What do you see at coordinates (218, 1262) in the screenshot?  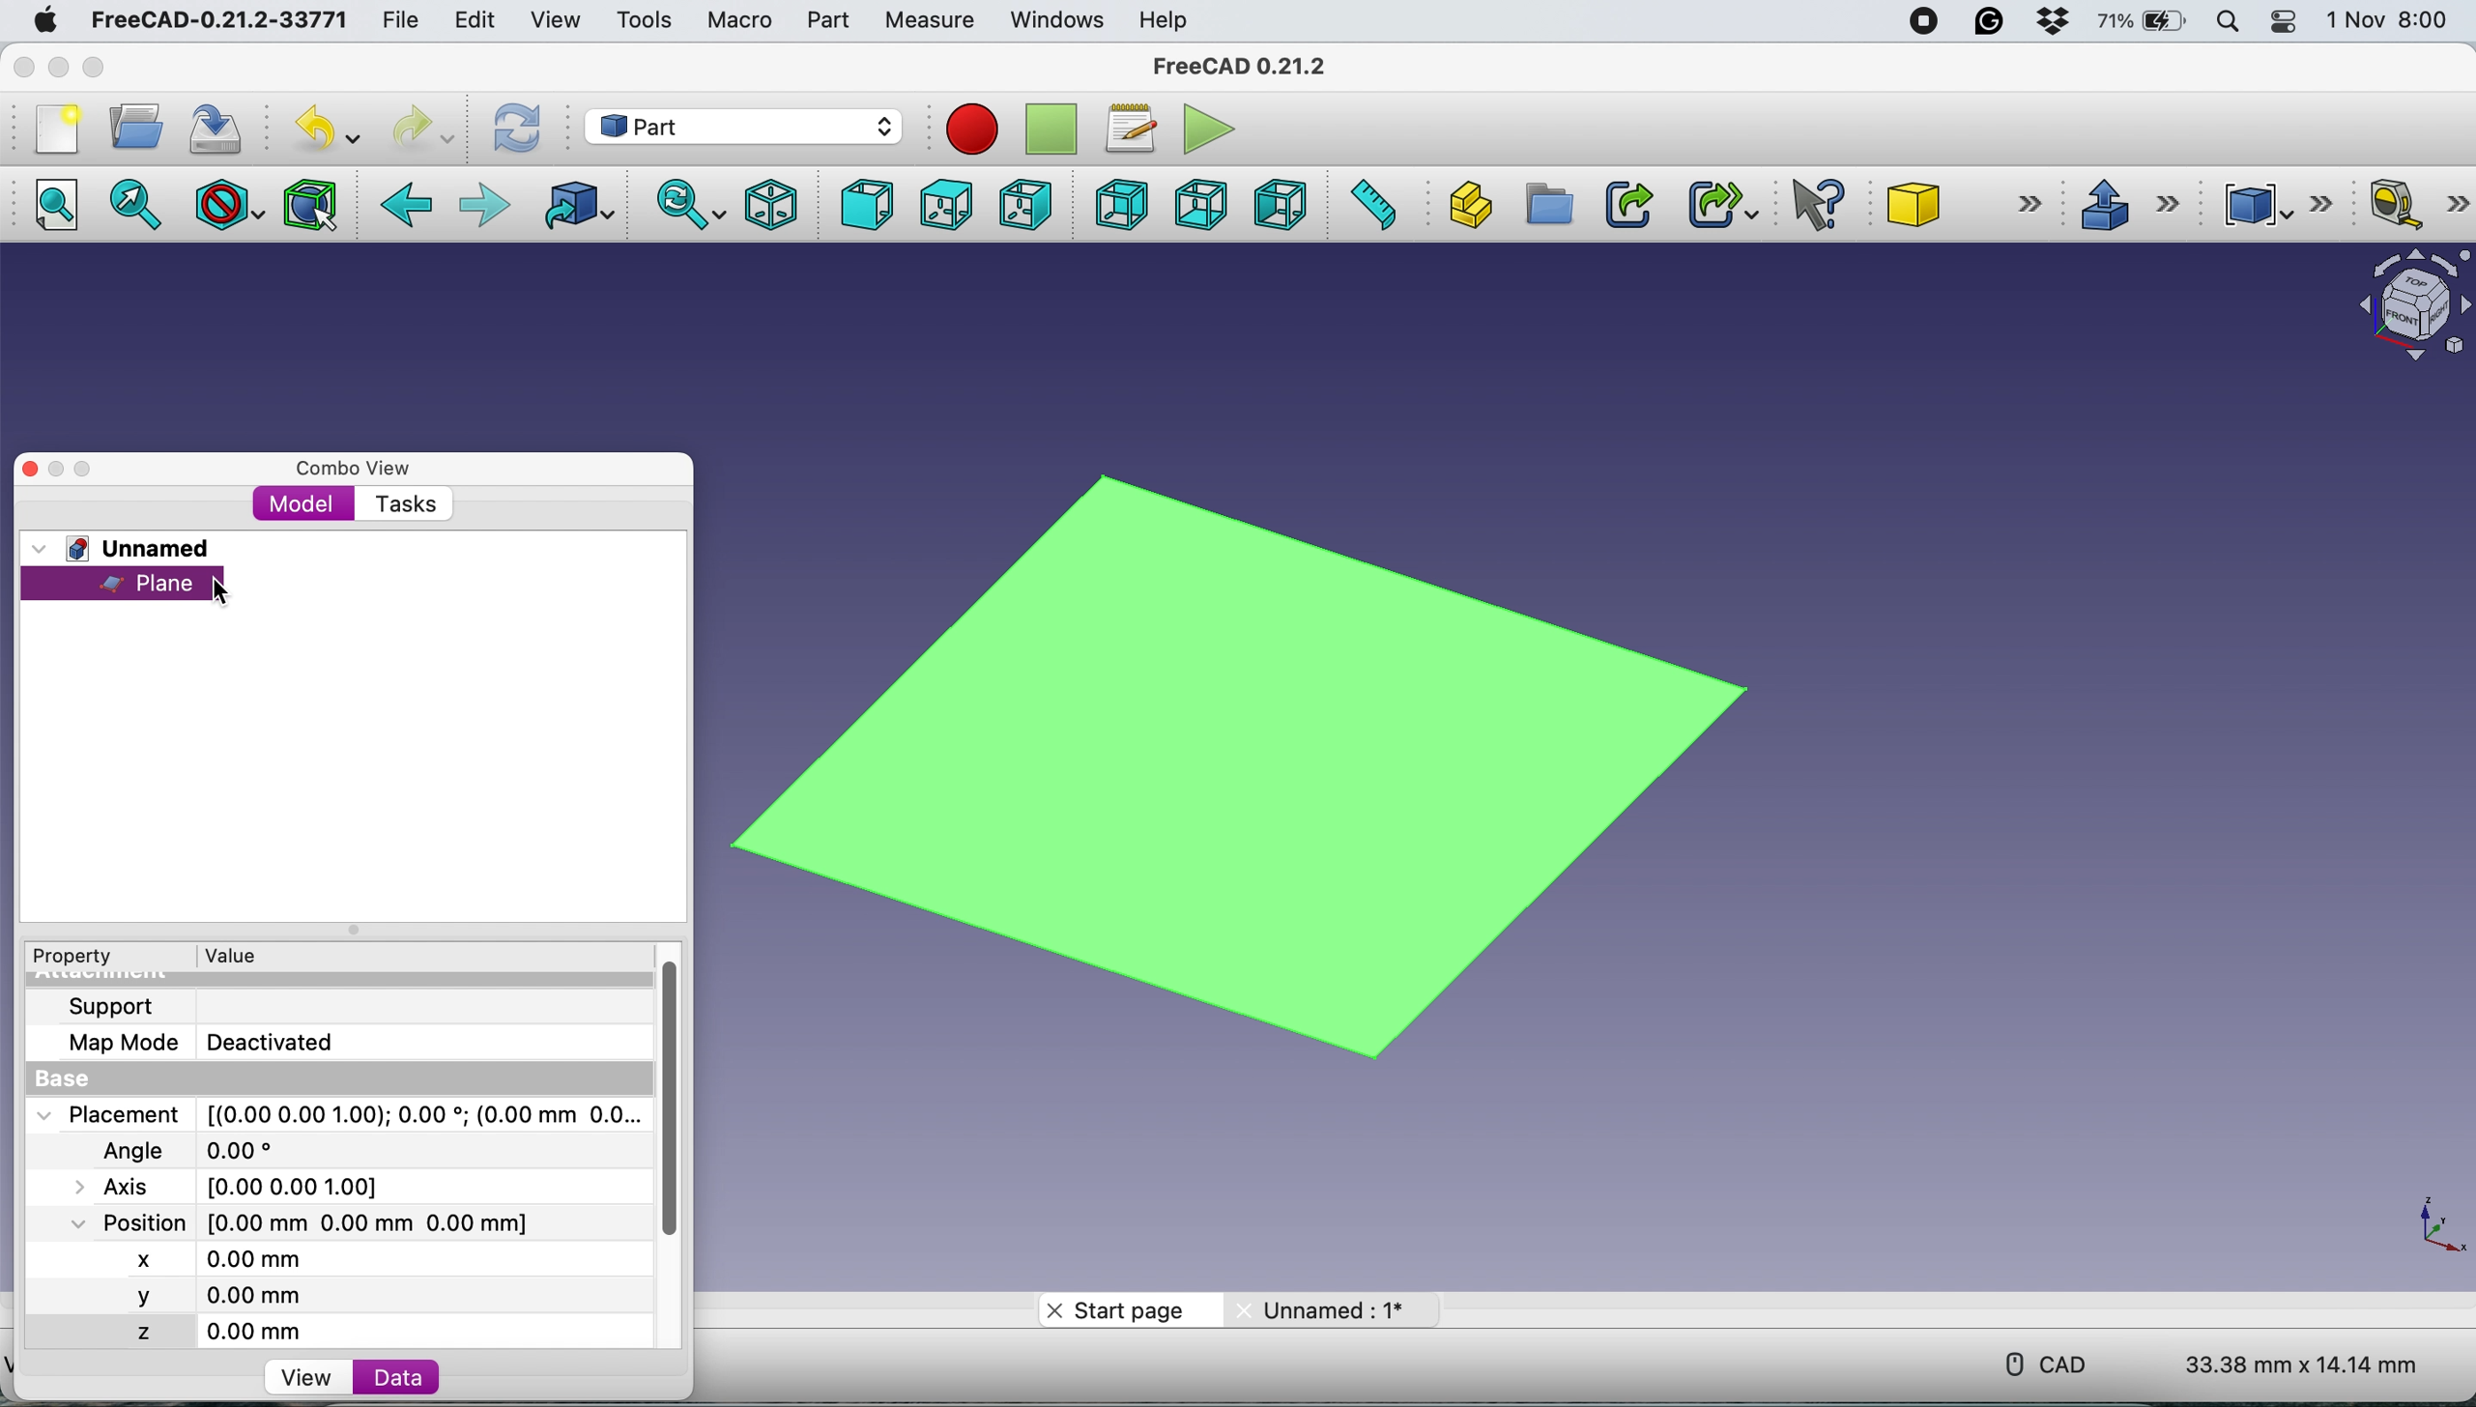 I see `x 0.00 mm` at bounding box center [218, 1262].